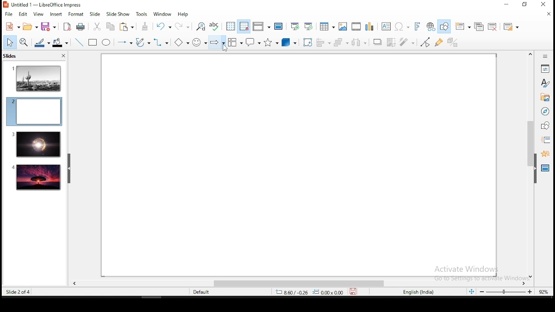 The width and height of the screenshot is (555, 312). I want to click on file, so click(9, 14).